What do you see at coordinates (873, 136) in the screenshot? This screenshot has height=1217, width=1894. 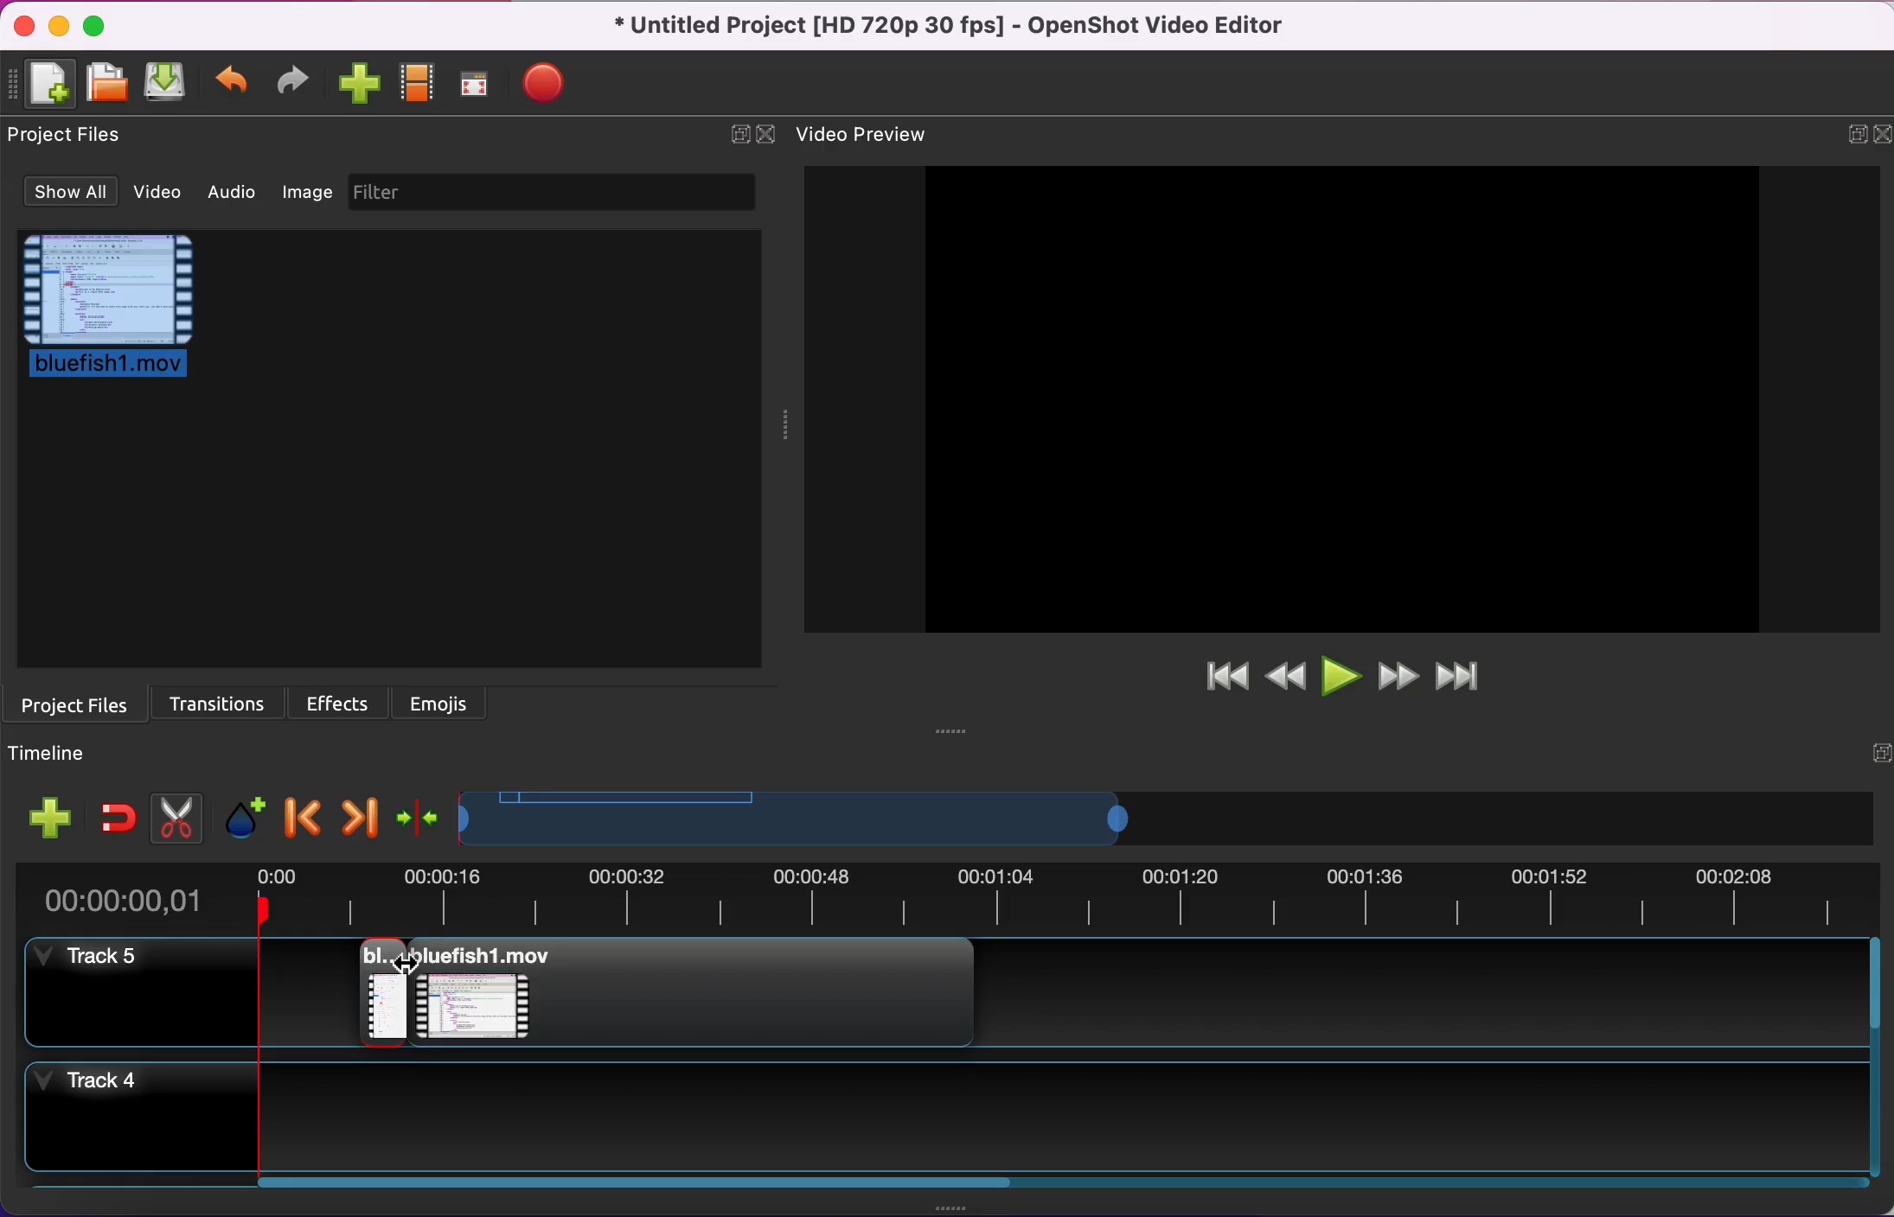 I see `video preview` at bounding box center [873, 136].